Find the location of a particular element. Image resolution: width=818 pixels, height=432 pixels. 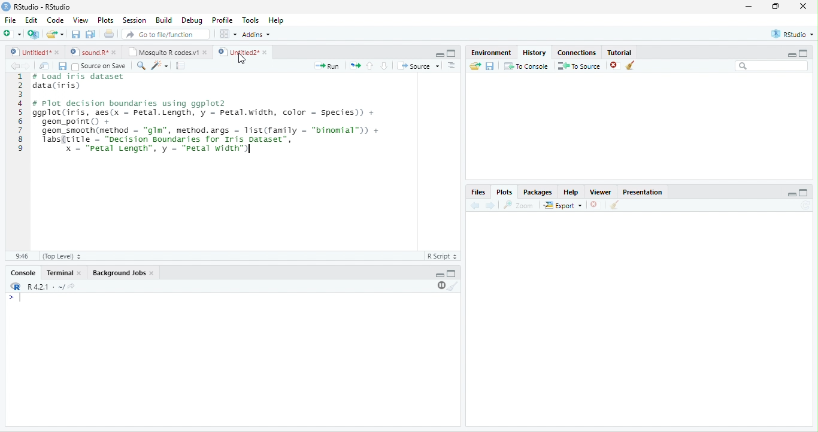

new project is located at coordinates (34, 35).